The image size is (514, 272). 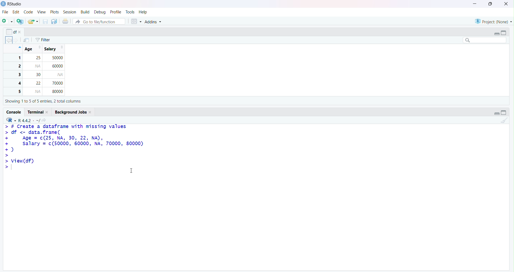 I want to click on Search bar, so click(x=483, y=40).